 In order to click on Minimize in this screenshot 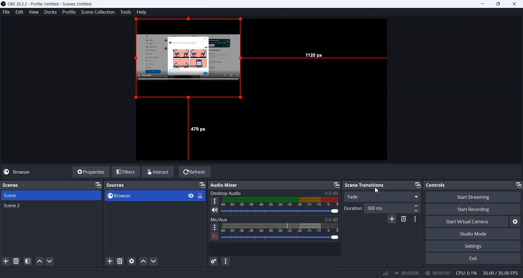, I will do `click(518, 185)`.